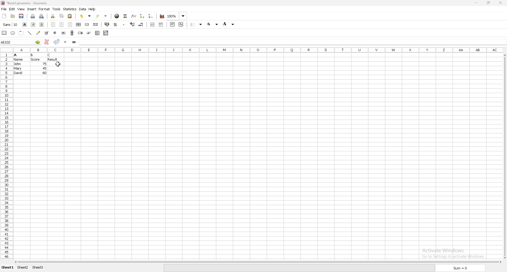 This screenshot has height=272, width=507. I want to click on minimize, so click(476, 3).